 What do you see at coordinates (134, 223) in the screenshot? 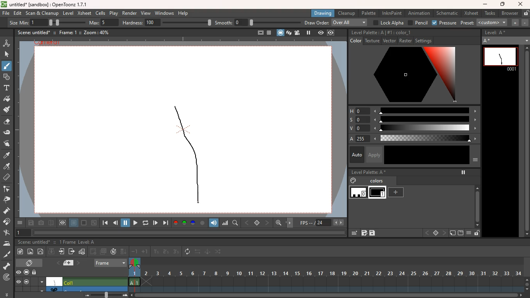
I see `forward` at bounding box center [134, 223].